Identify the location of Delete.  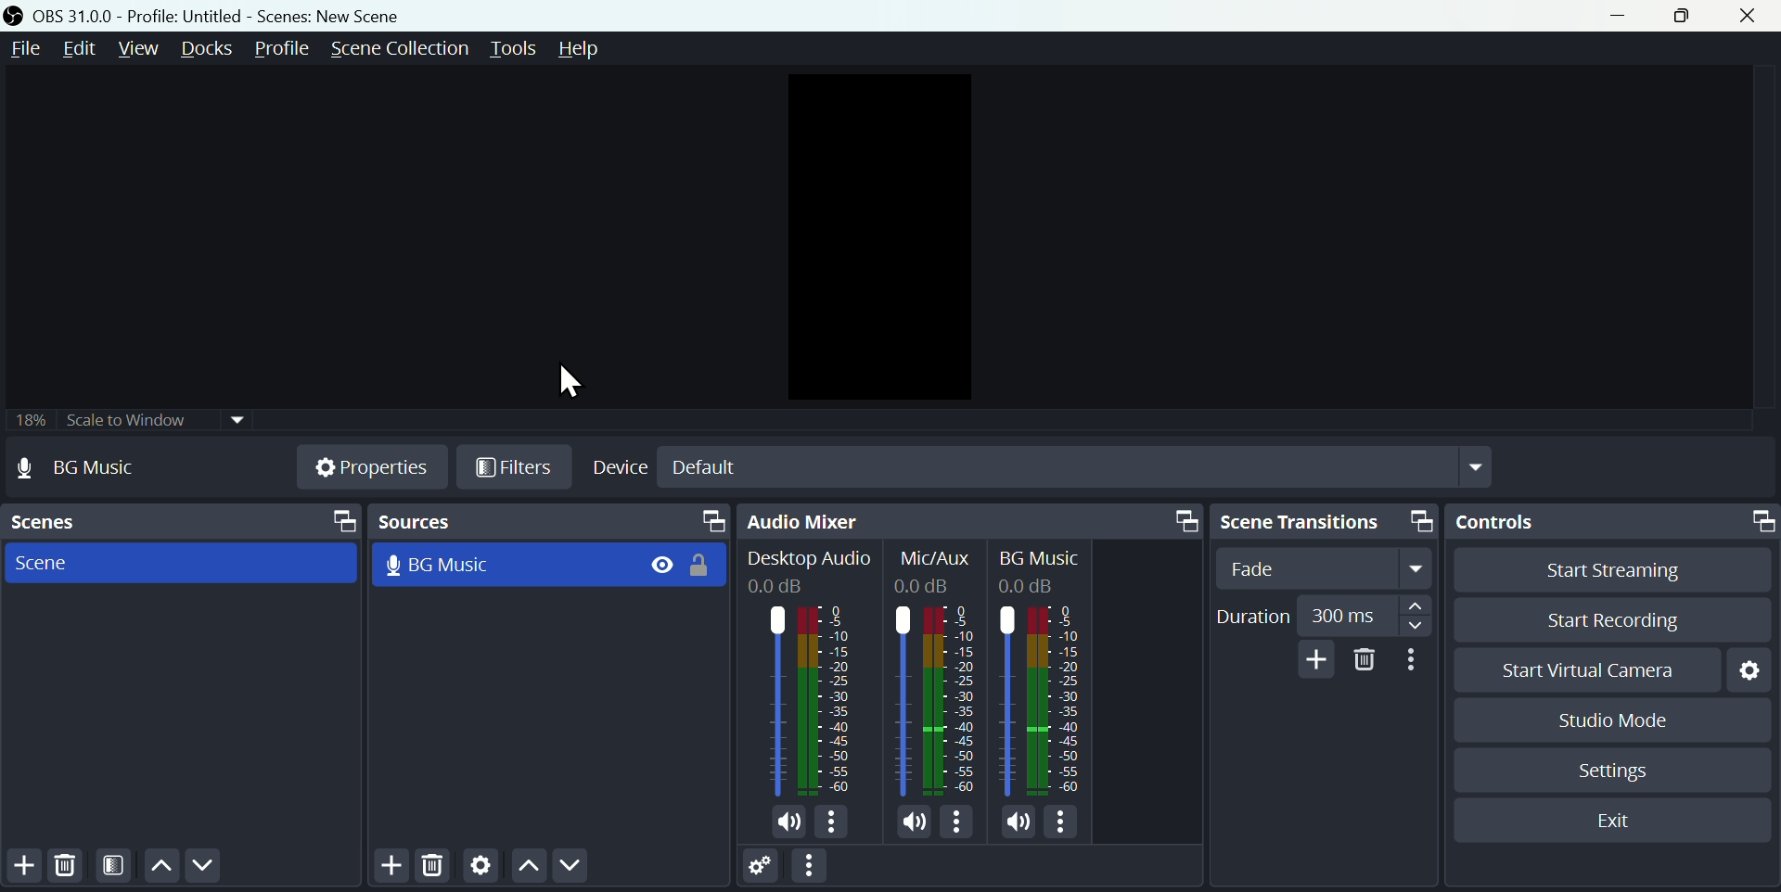
(71, 868).